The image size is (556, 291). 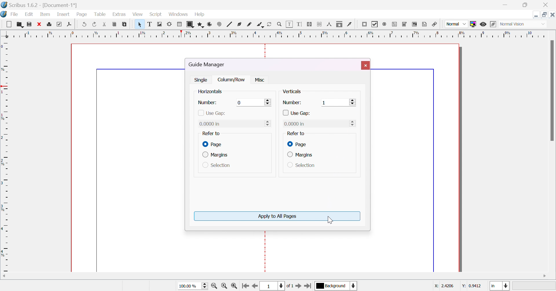 I want to click on text annotation, so click(x=426, y=25).